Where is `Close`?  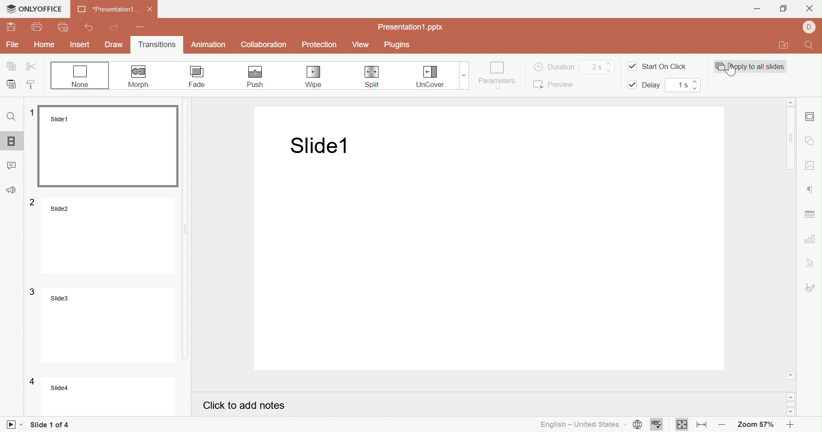
Close is located at coordinates (150, 9).